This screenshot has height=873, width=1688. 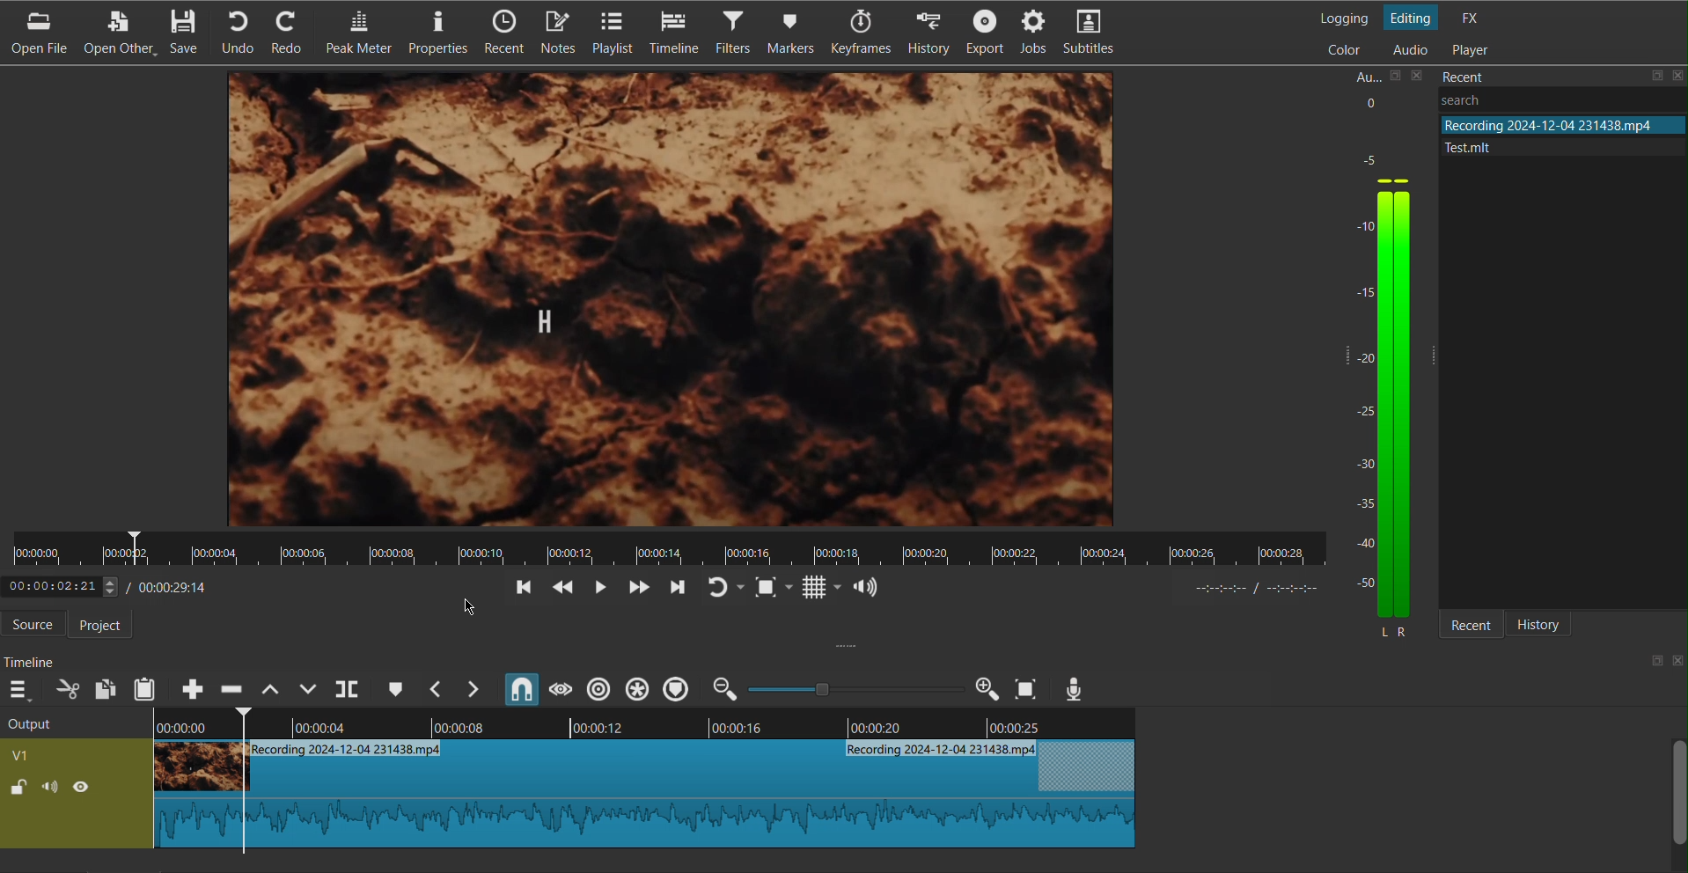 I want to click on Subtitles, so click(x=1095, y=35).